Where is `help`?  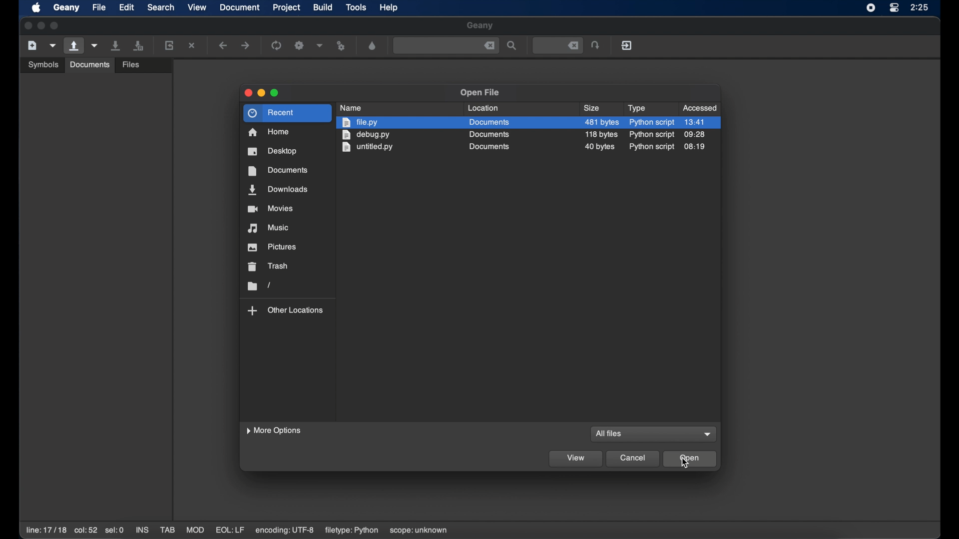
help is located at coordinates (389, 7).